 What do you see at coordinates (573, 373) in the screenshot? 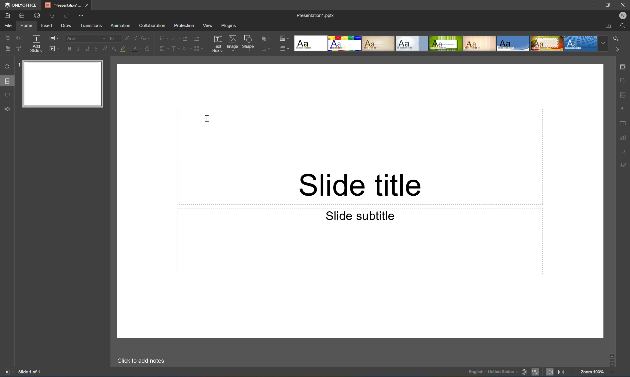
I see `Zoom out` at bounding box center [573, 373].